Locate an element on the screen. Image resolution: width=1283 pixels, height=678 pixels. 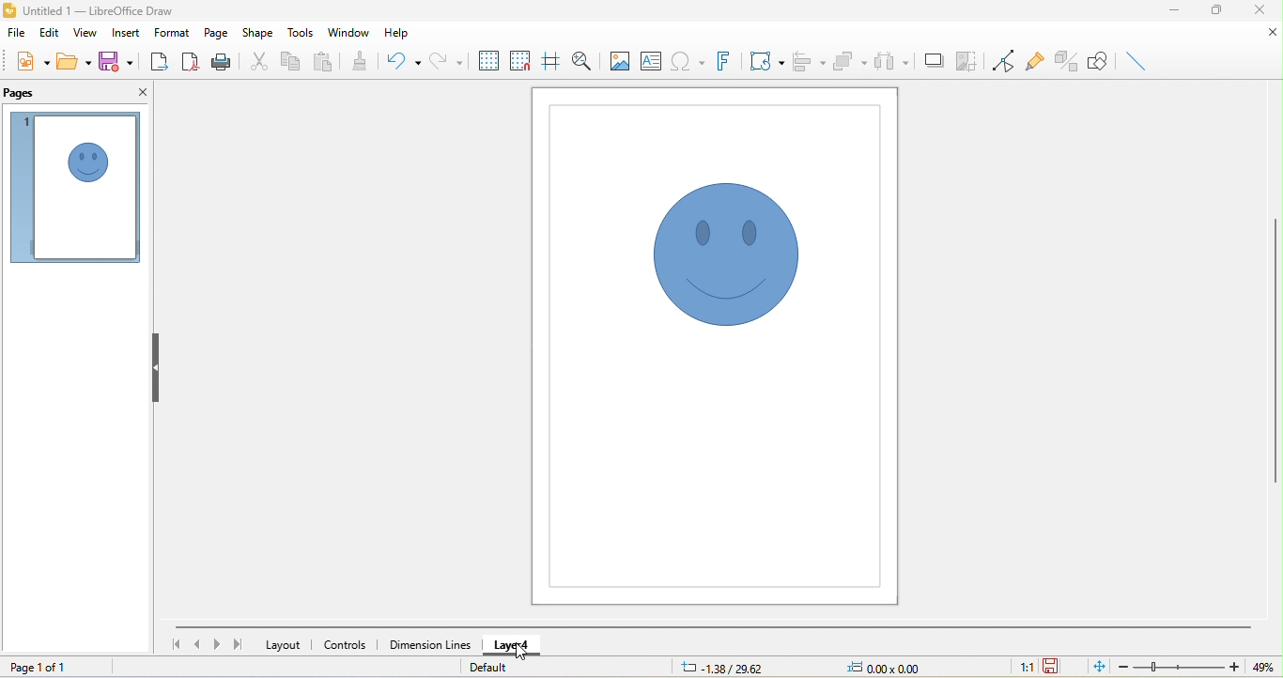
help is located at coordinates (395, 34).